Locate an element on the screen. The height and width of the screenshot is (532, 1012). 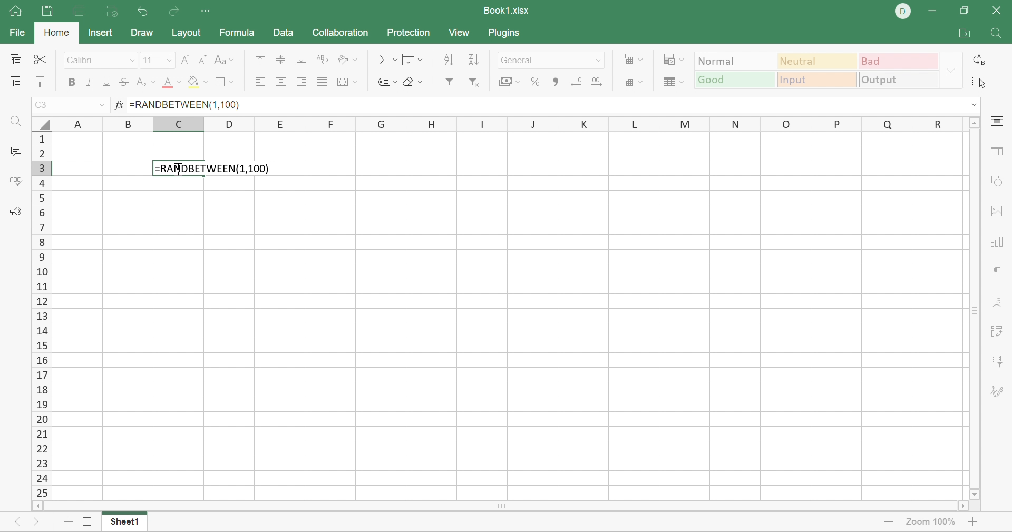
Draw is located at coordinates (143, 33).